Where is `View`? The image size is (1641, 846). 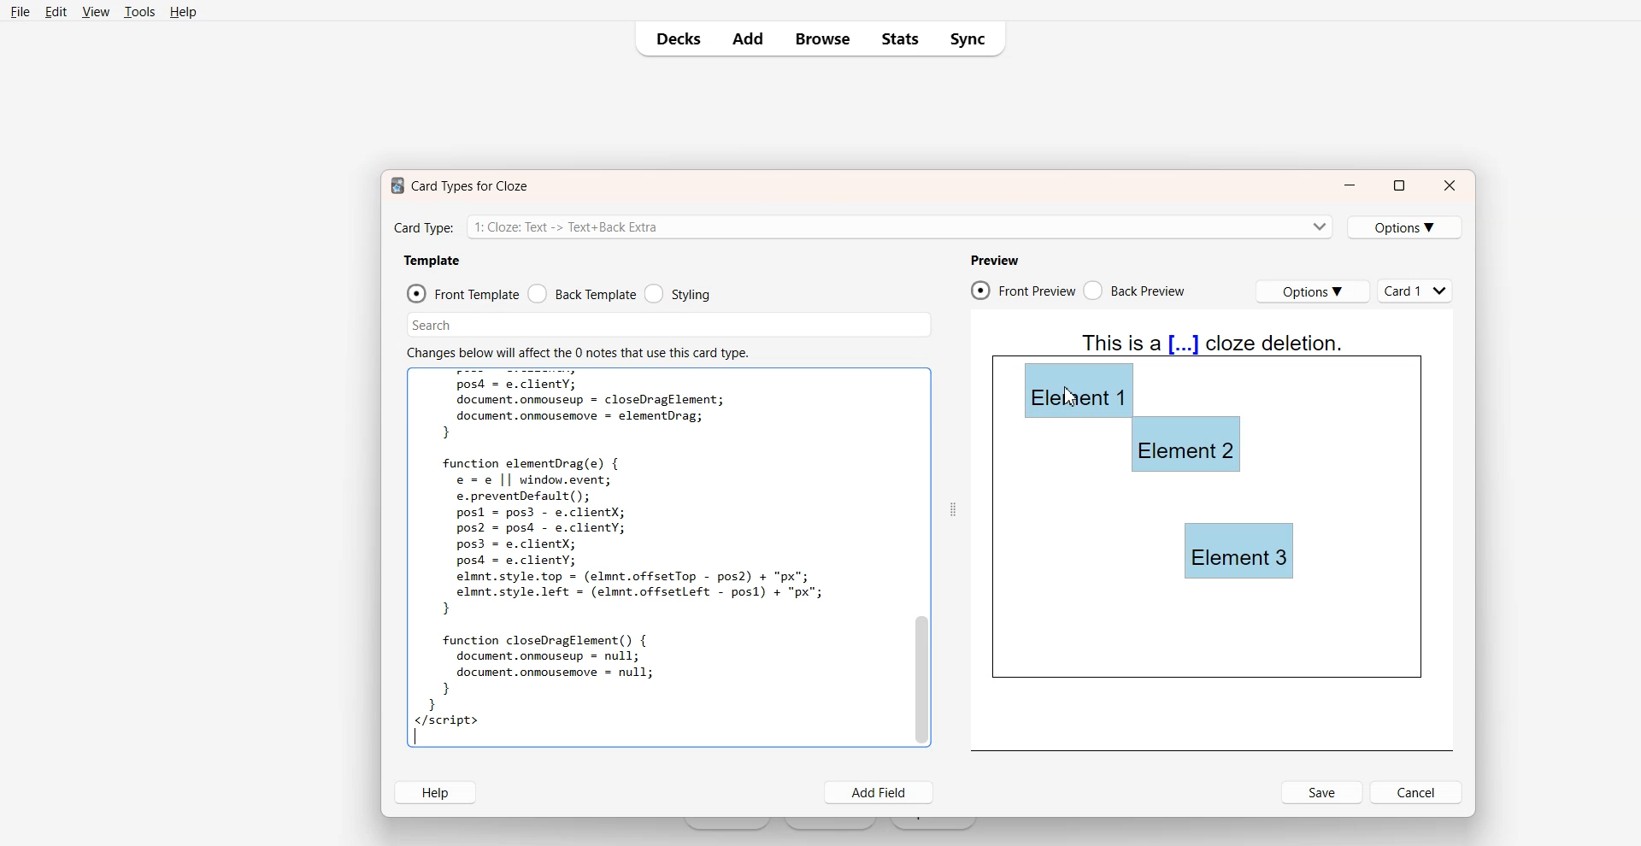
View is located at coordinates (95, 11).